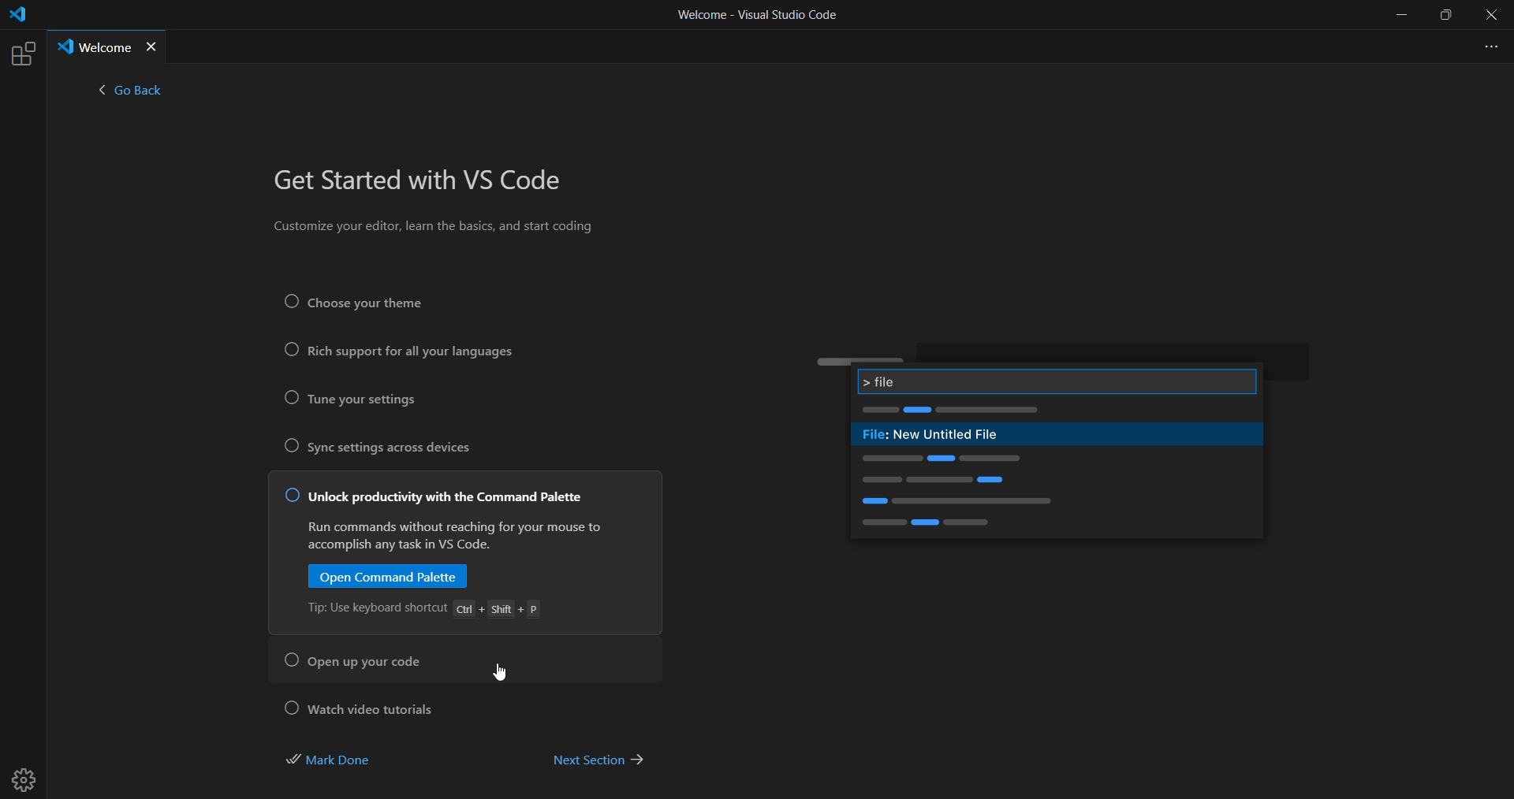 Image resolution: width=1514 pixels, height=799 pixels. Describe the element at coordinates (130, 94) in the screenshot. I see `< go back` at that location.